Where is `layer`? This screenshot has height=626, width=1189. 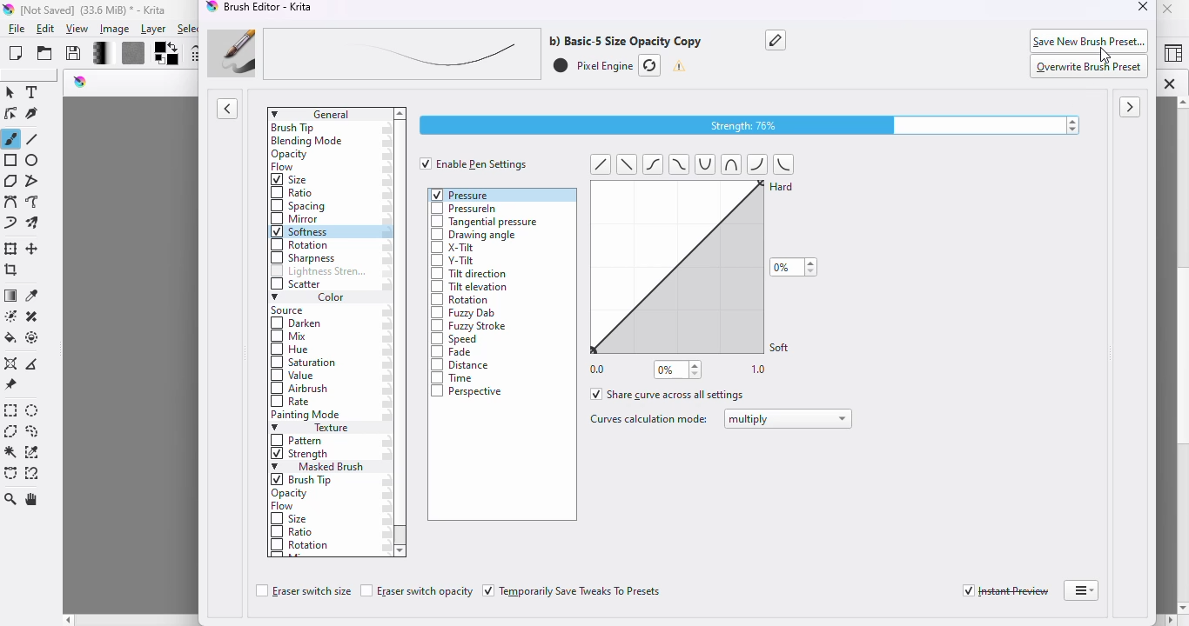
layer is located at coordinates (153, 30).